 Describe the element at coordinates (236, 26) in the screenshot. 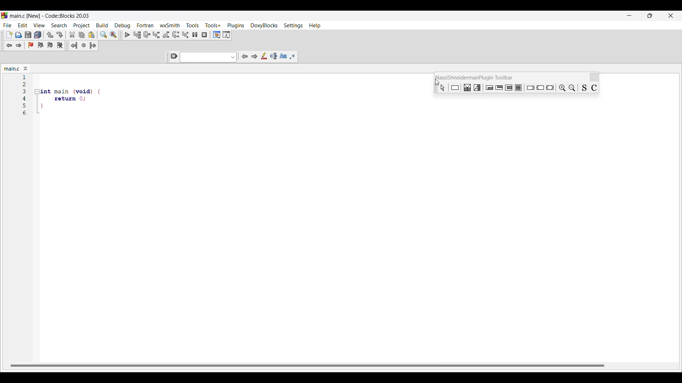

I see `Plugins menu` at that location.